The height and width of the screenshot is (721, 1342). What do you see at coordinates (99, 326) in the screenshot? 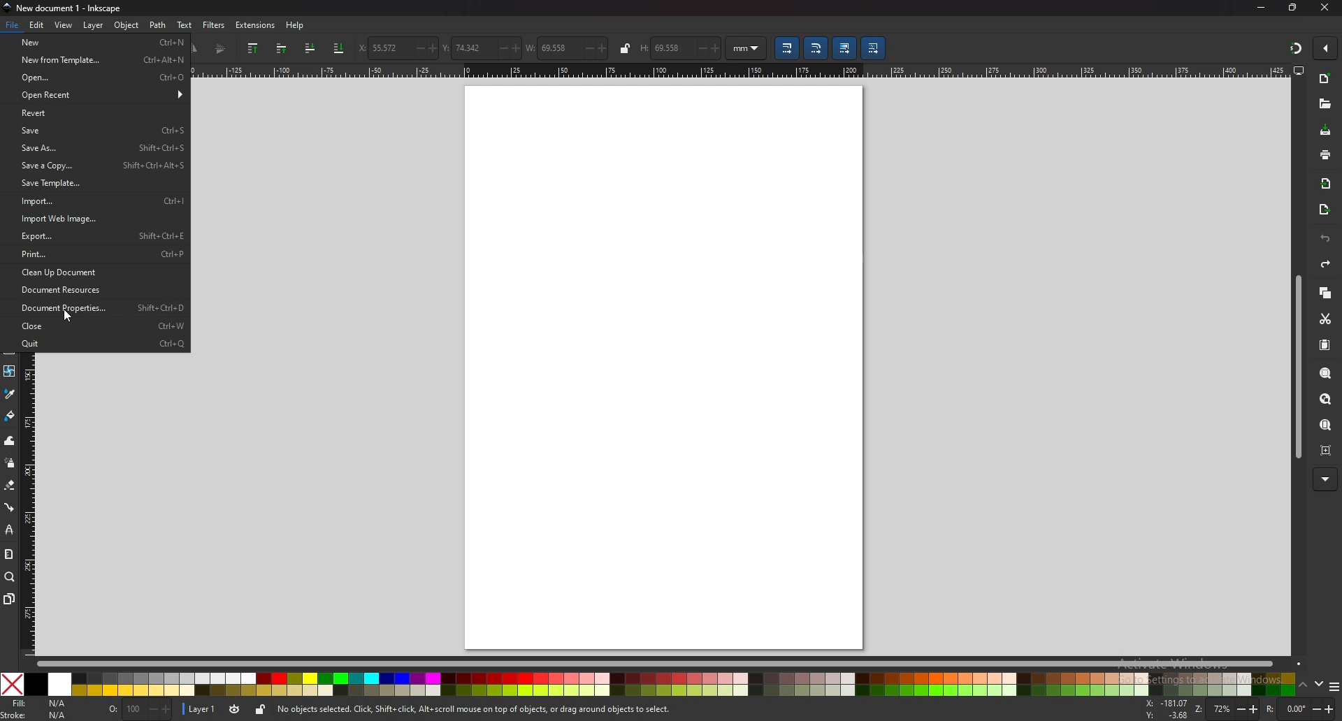
I see `close` at bounding box center [99, 326].